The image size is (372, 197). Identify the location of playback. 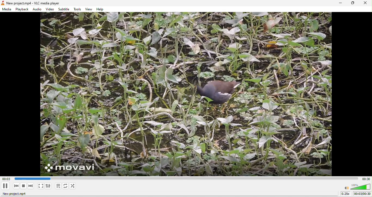
(22, 9).